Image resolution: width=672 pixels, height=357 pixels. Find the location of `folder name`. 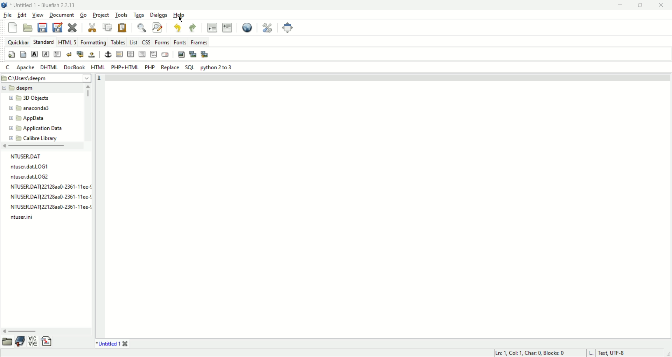

folder name is located at coordinates (27, 119).